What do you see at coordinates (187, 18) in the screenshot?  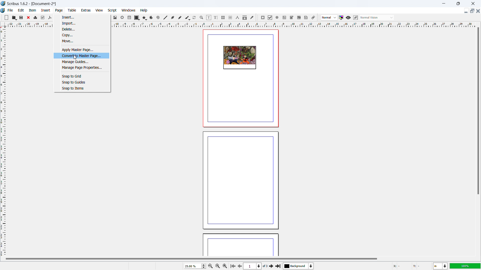 I see `caligraphic line` at bounding box center [187, 18].